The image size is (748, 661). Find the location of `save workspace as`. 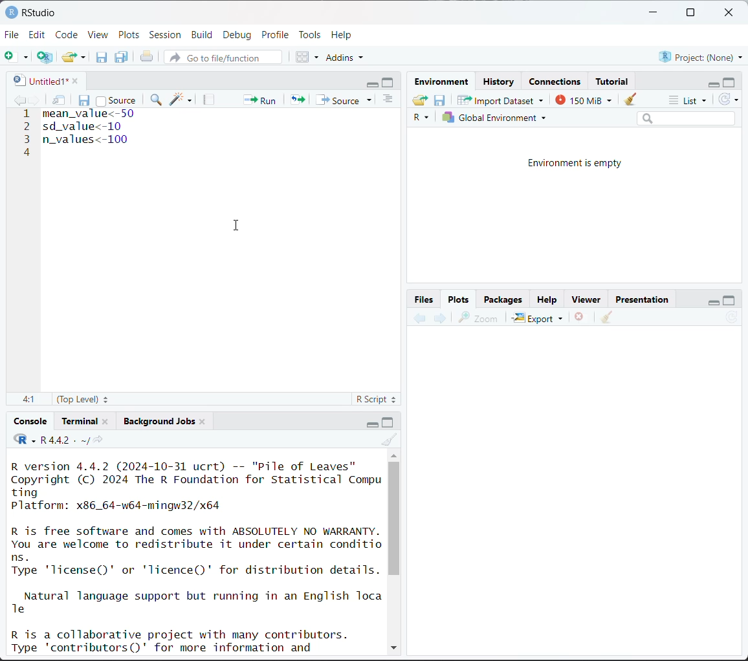

save workspace as is located at coordinates (440, 101).